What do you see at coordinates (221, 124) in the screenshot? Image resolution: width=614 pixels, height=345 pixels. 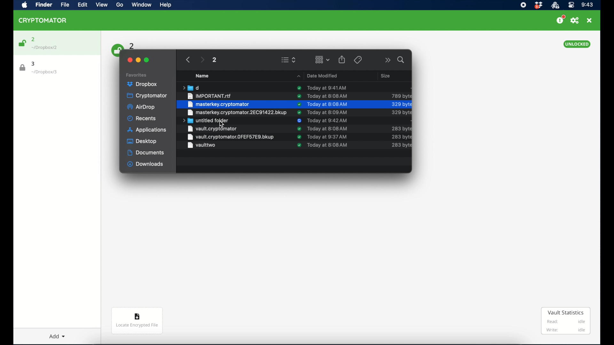 I see `cursor` at bounding box center [221, 124].